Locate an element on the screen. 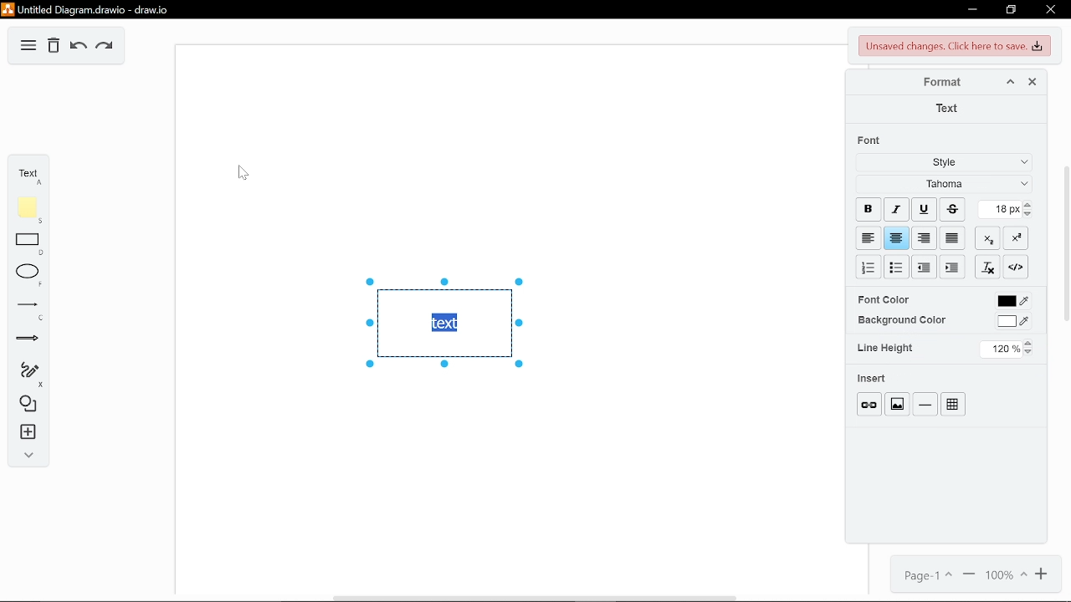  delete is located at coordinates (54, 46).